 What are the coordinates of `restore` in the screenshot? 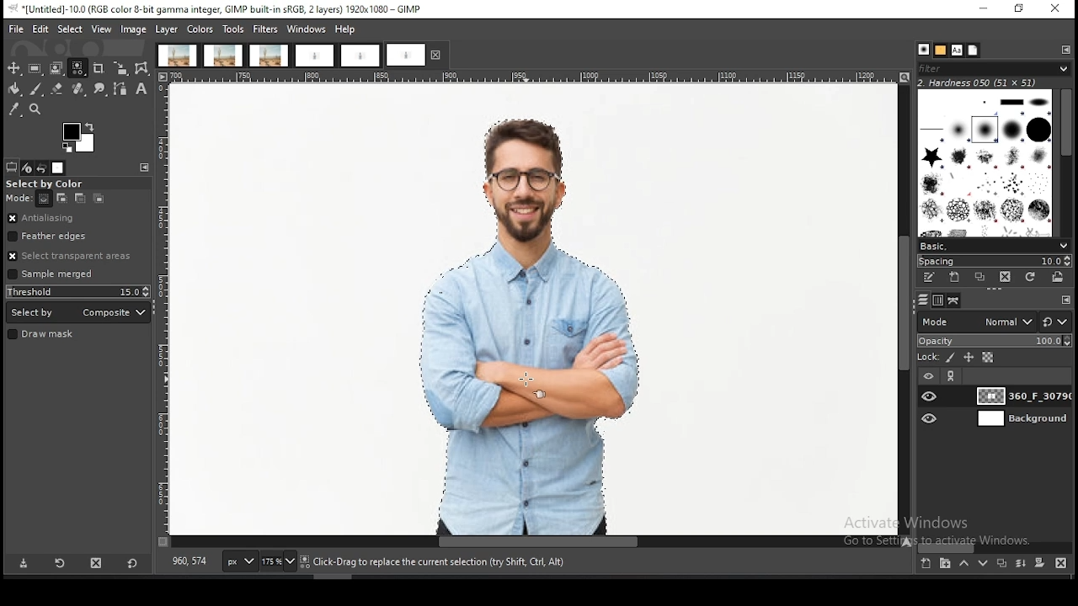 It's located at (1021, 10).